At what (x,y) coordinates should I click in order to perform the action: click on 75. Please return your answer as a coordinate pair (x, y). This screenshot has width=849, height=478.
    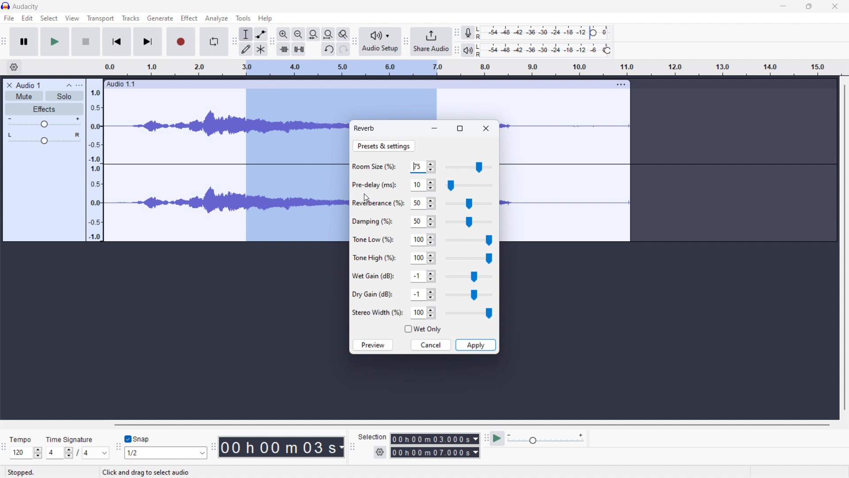
    Looking at the image, I should click on (423, 167).